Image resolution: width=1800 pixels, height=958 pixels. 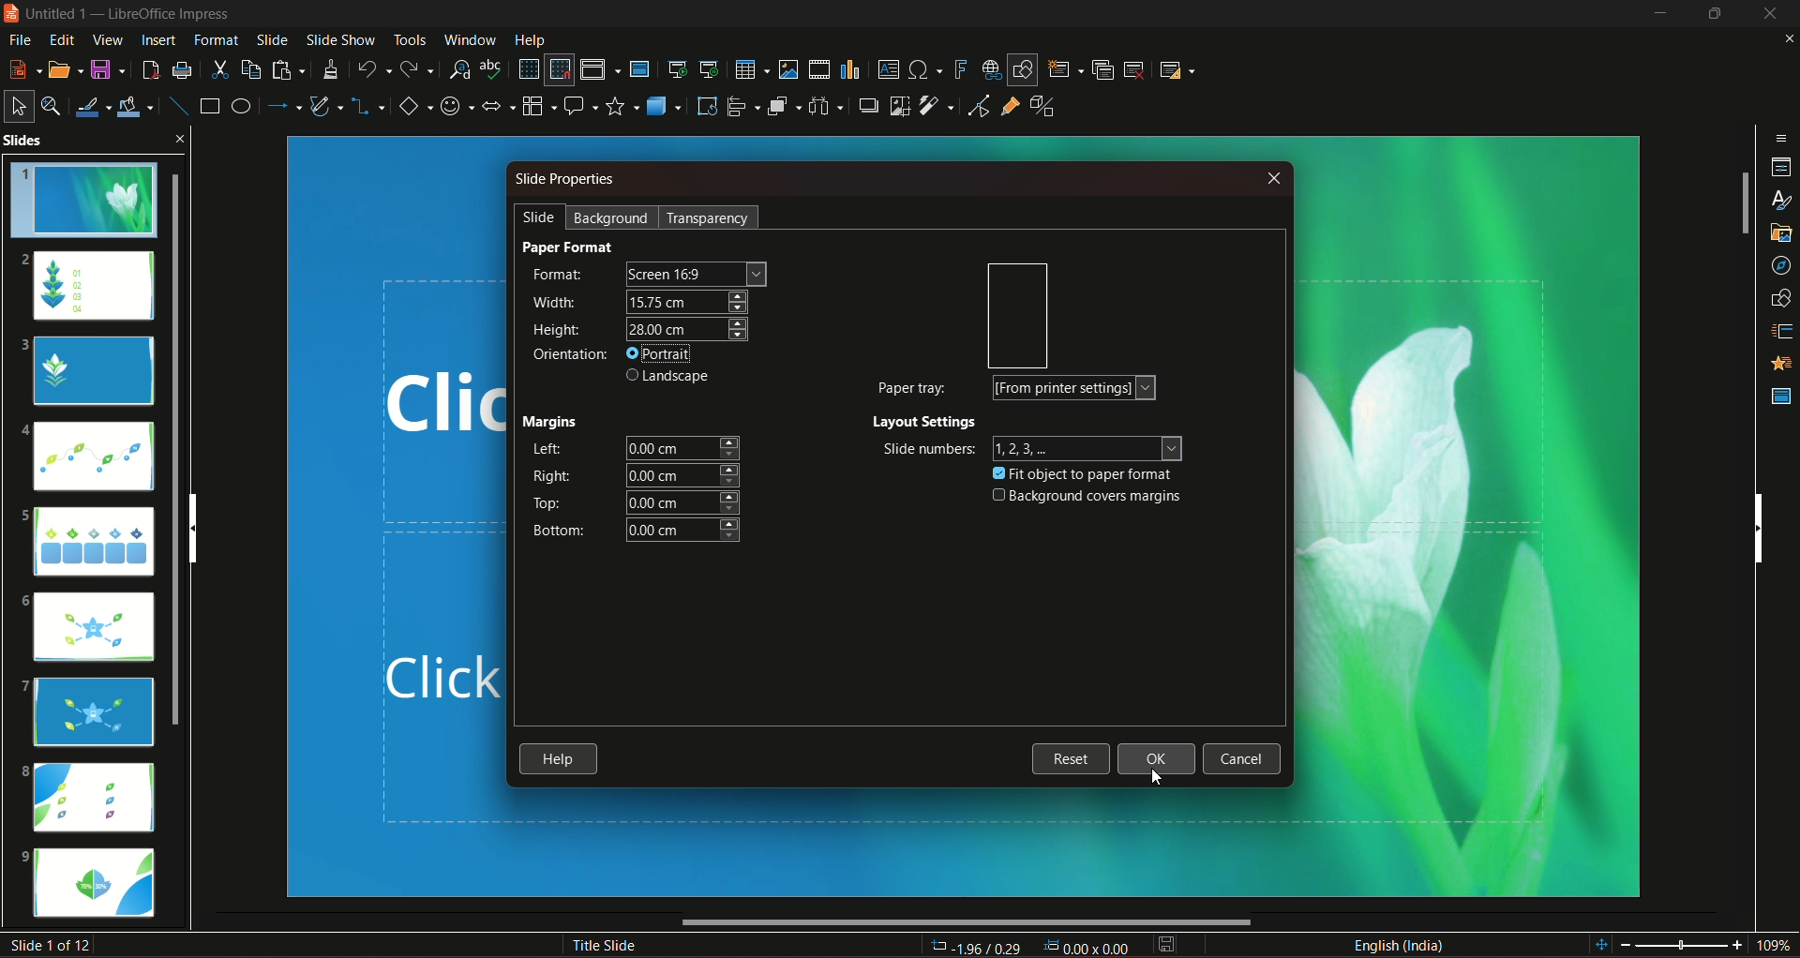 What do you see at coordinates (368, 107) in the screenshot?
I see `connectors` at bounding box center [368, 107].